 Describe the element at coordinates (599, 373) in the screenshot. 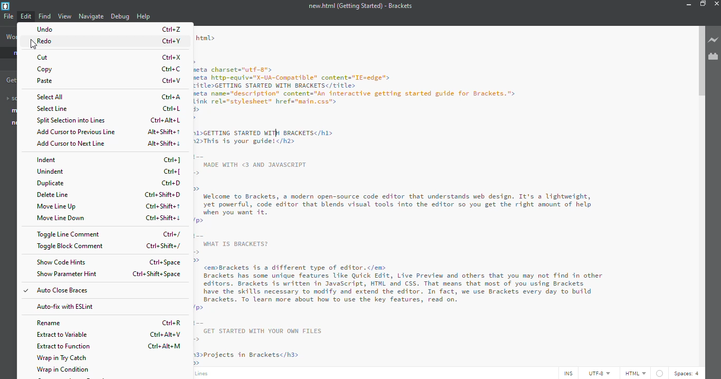

I see `utf` at that location.